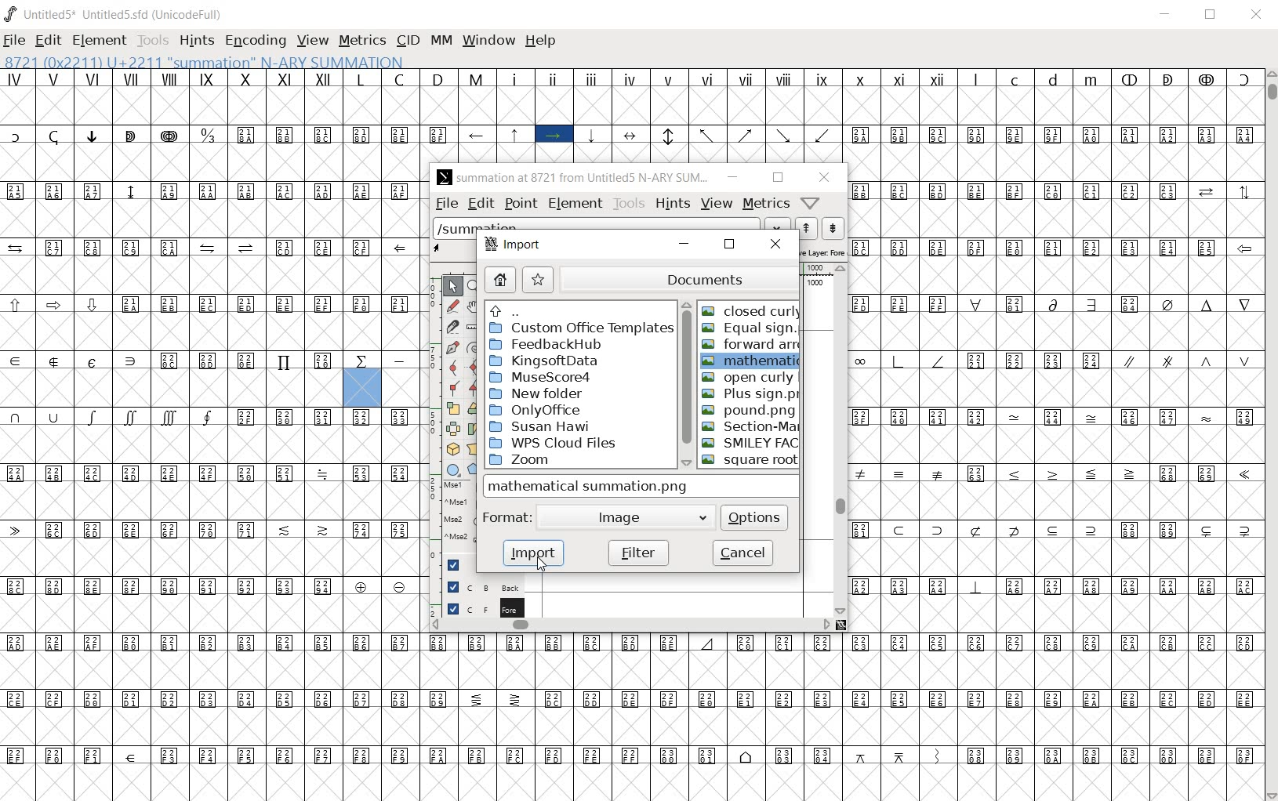 The height and width of the screenshot is (801, 1278). Describe the element at coordinates (452, 563) in the screenshot. I see `Guide` at that location.